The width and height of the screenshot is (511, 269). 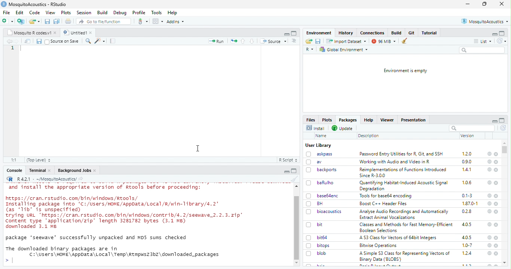 I want to click on bit, so click(x=320, y=225).